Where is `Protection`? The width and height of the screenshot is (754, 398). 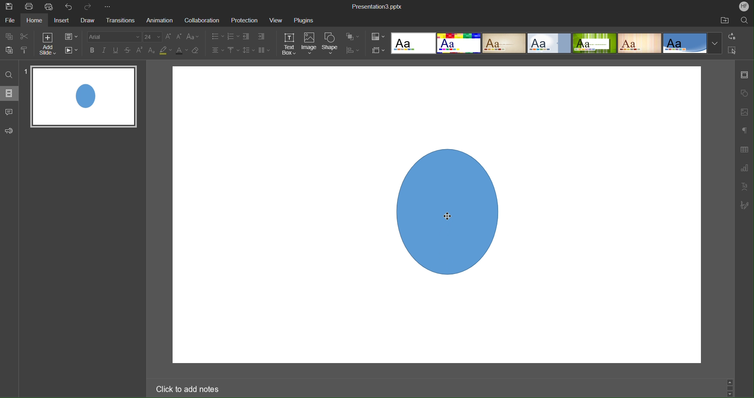 Protection is located at coordinates (245, 20).